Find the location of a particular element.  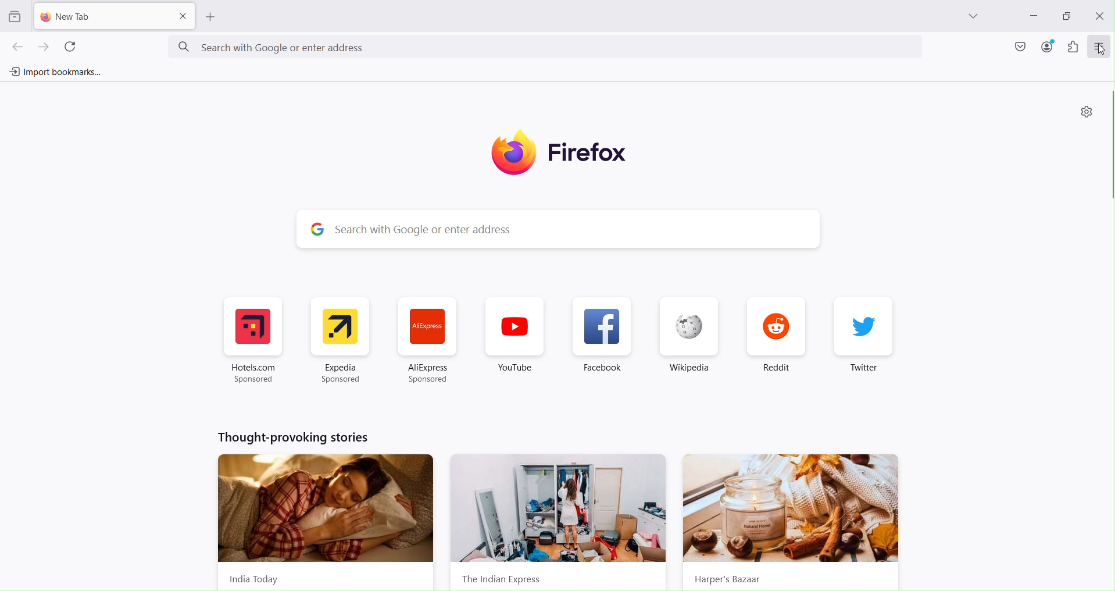

close is located at coordinates (183, 17).